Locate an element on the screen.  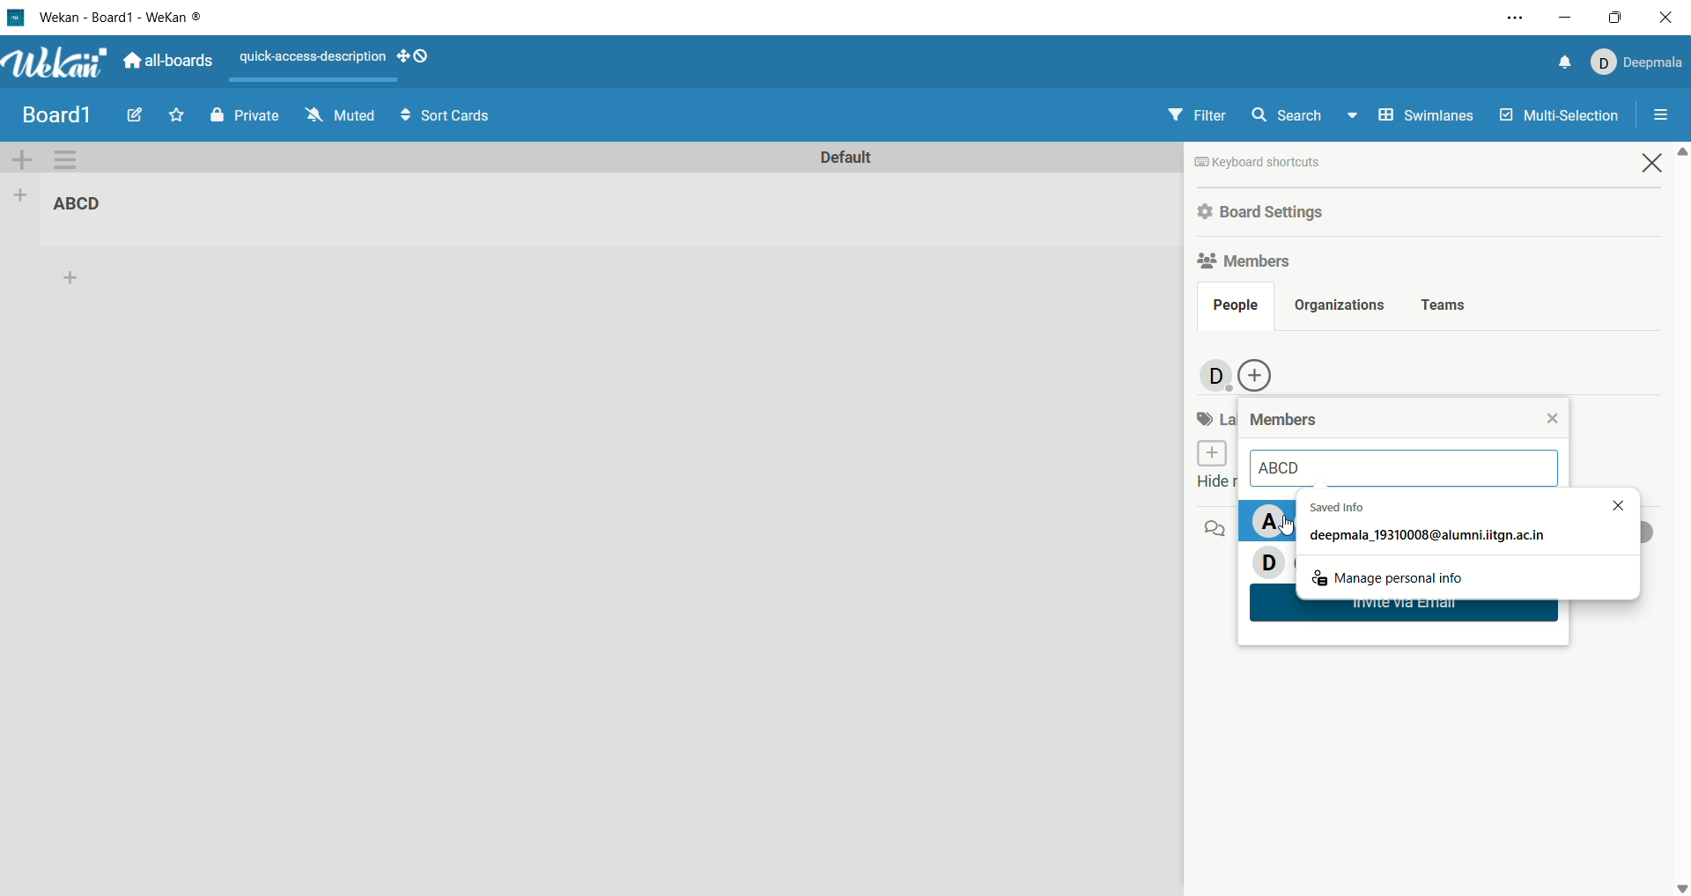
sort cards is located at coordinates (447, 114).